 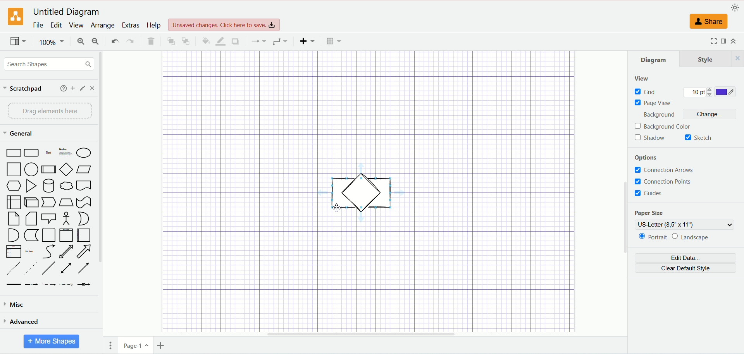 I want to click on edit data, so click(x=685, y=258).